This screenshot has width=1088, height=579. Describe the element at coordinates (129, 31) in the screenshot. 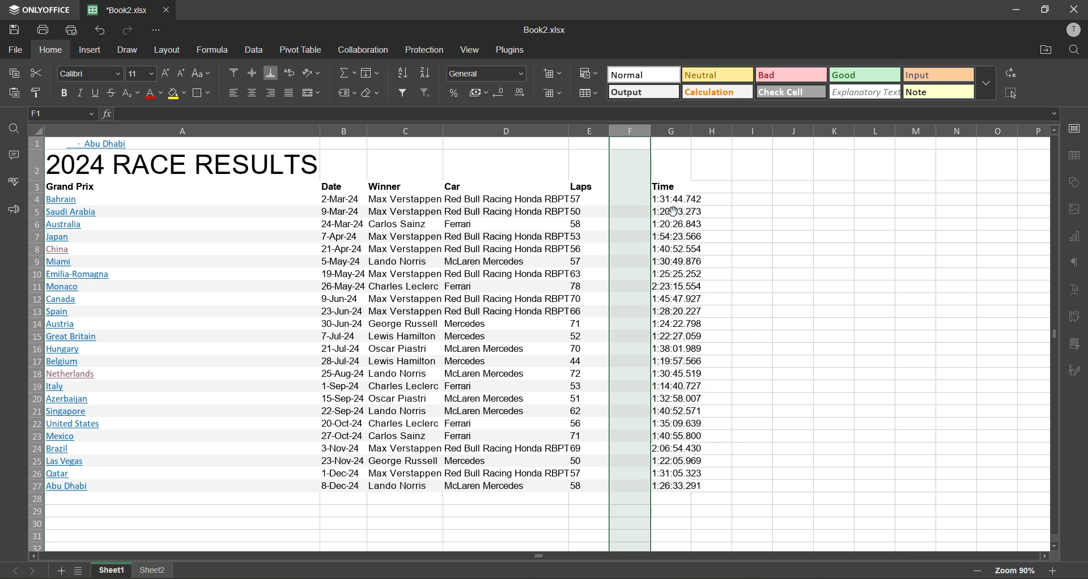

I see `redo` at that location.